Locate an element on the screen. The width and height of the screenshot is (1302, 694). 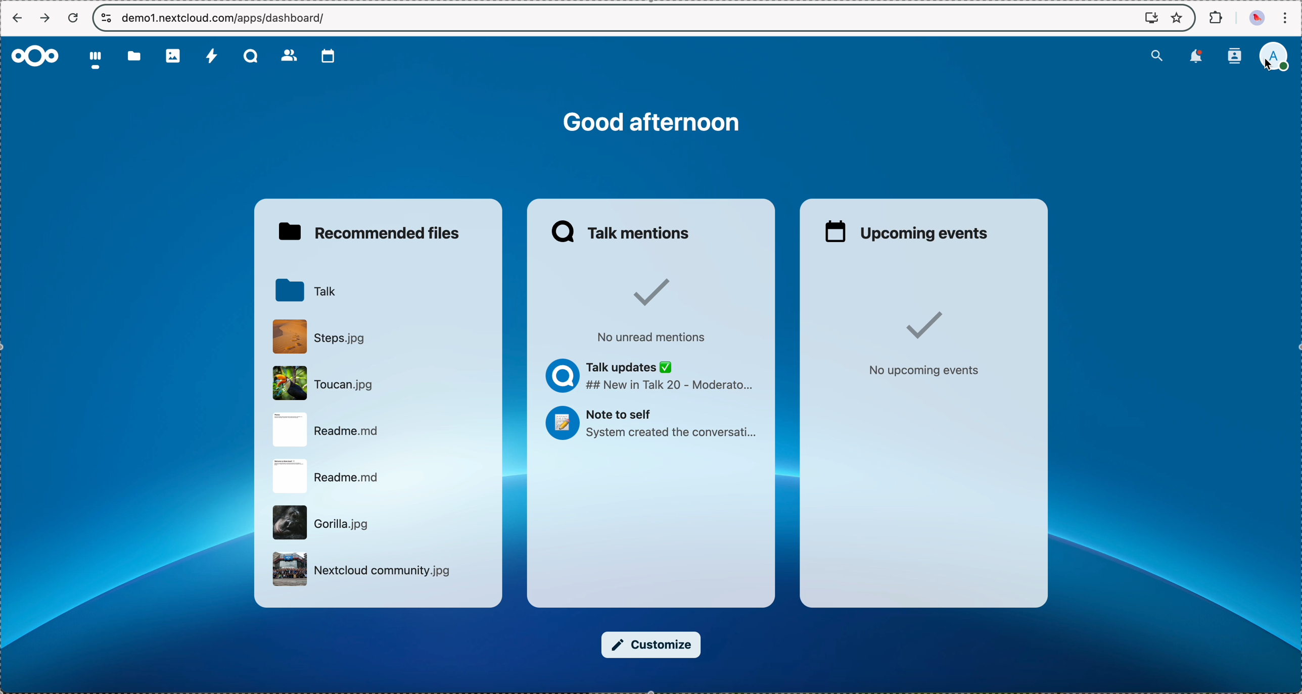
good afternoon is located at coordinates (655, 123).